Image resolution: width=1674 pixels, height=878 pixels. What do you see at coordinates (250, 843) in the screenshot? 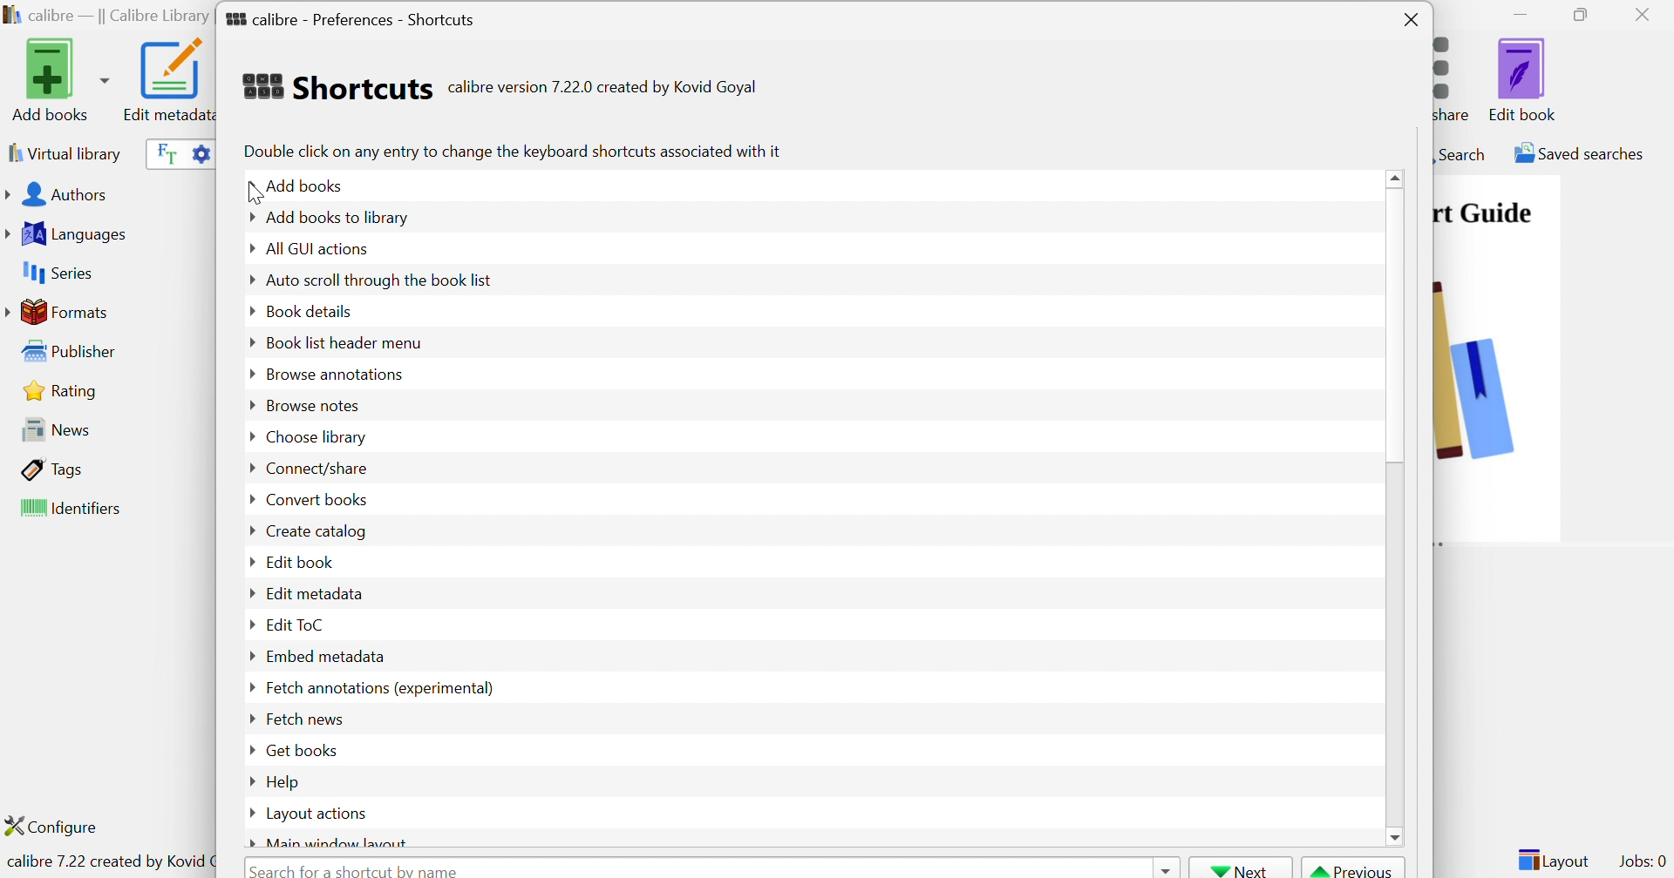
I see `Drop Down` at bounding box center [250, 843].